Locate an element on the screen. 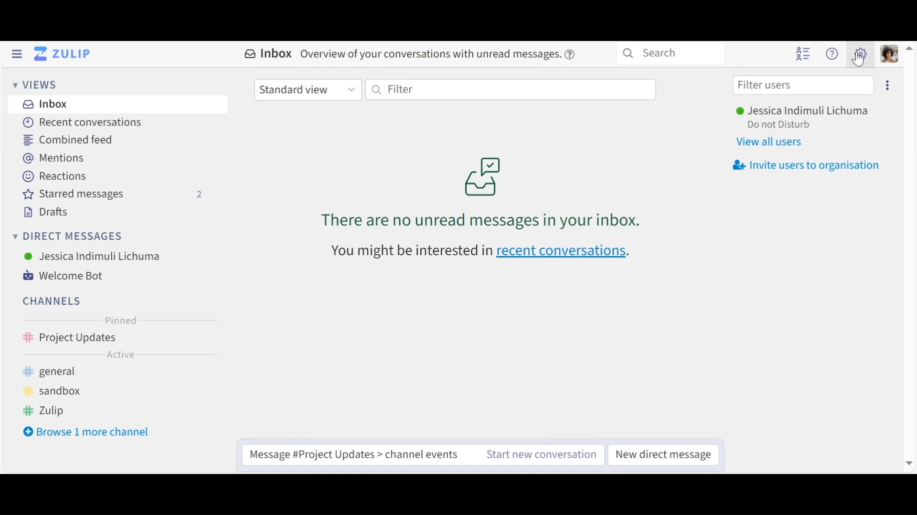 The image size is (917, 515). Inbox  is located at coordinates (415, 55).